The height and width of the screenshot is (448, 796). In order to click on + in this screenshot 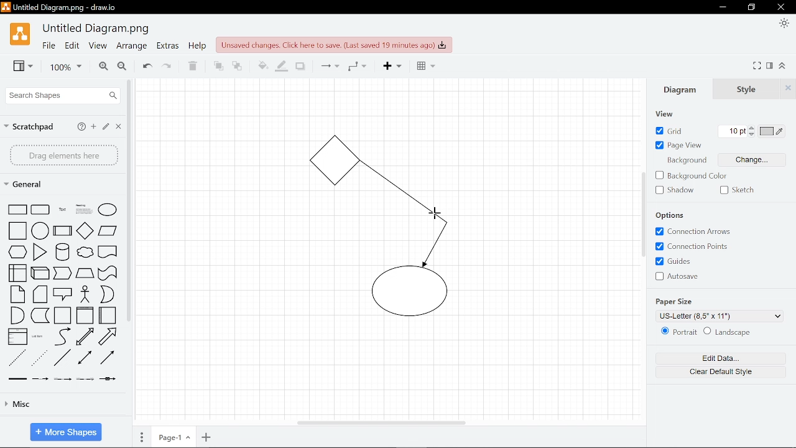, I will do `click(206, 438)`.